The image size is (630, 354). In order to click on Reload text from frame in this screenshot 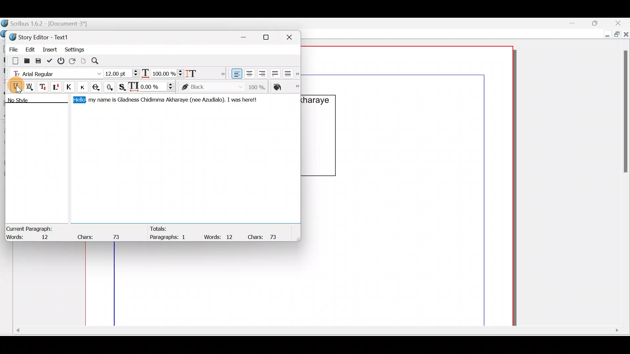, I will do `click(73, 60)`.